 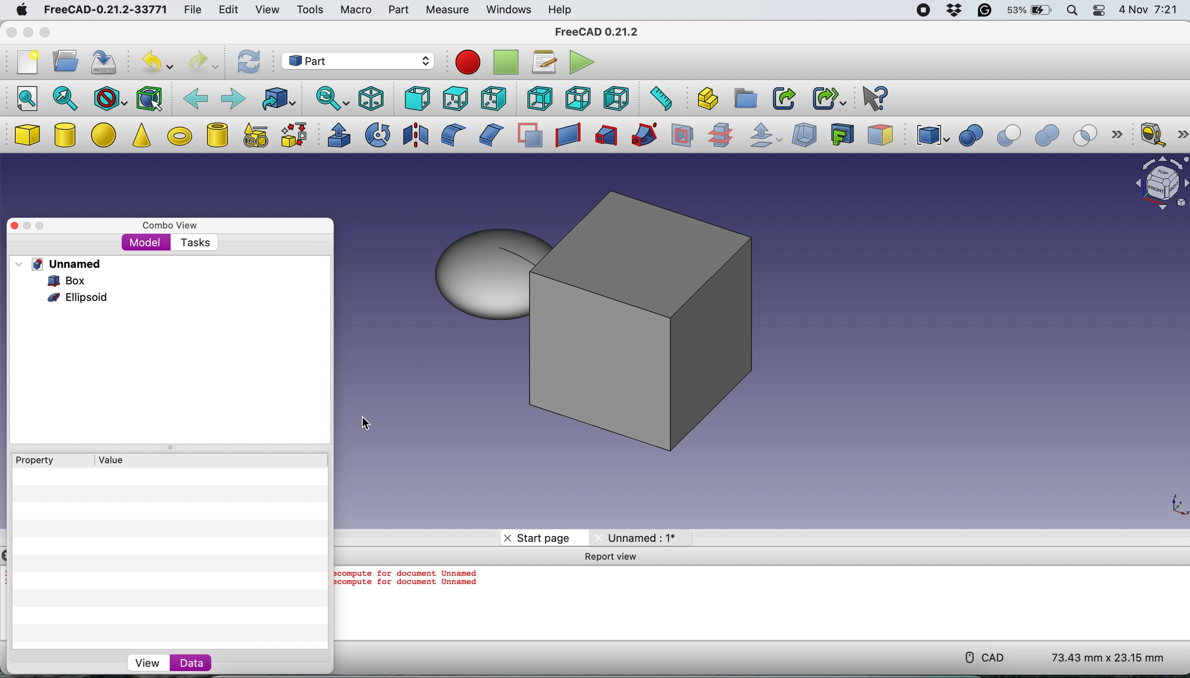 I want to click on spotlight search, so click(x=1071, y=12).